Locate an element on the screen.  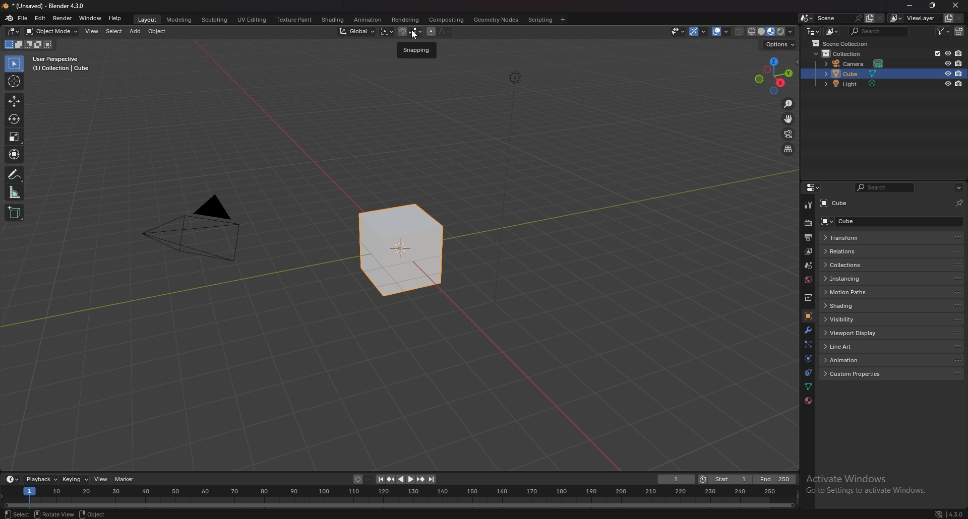
material is located at coordinates (808, 401).